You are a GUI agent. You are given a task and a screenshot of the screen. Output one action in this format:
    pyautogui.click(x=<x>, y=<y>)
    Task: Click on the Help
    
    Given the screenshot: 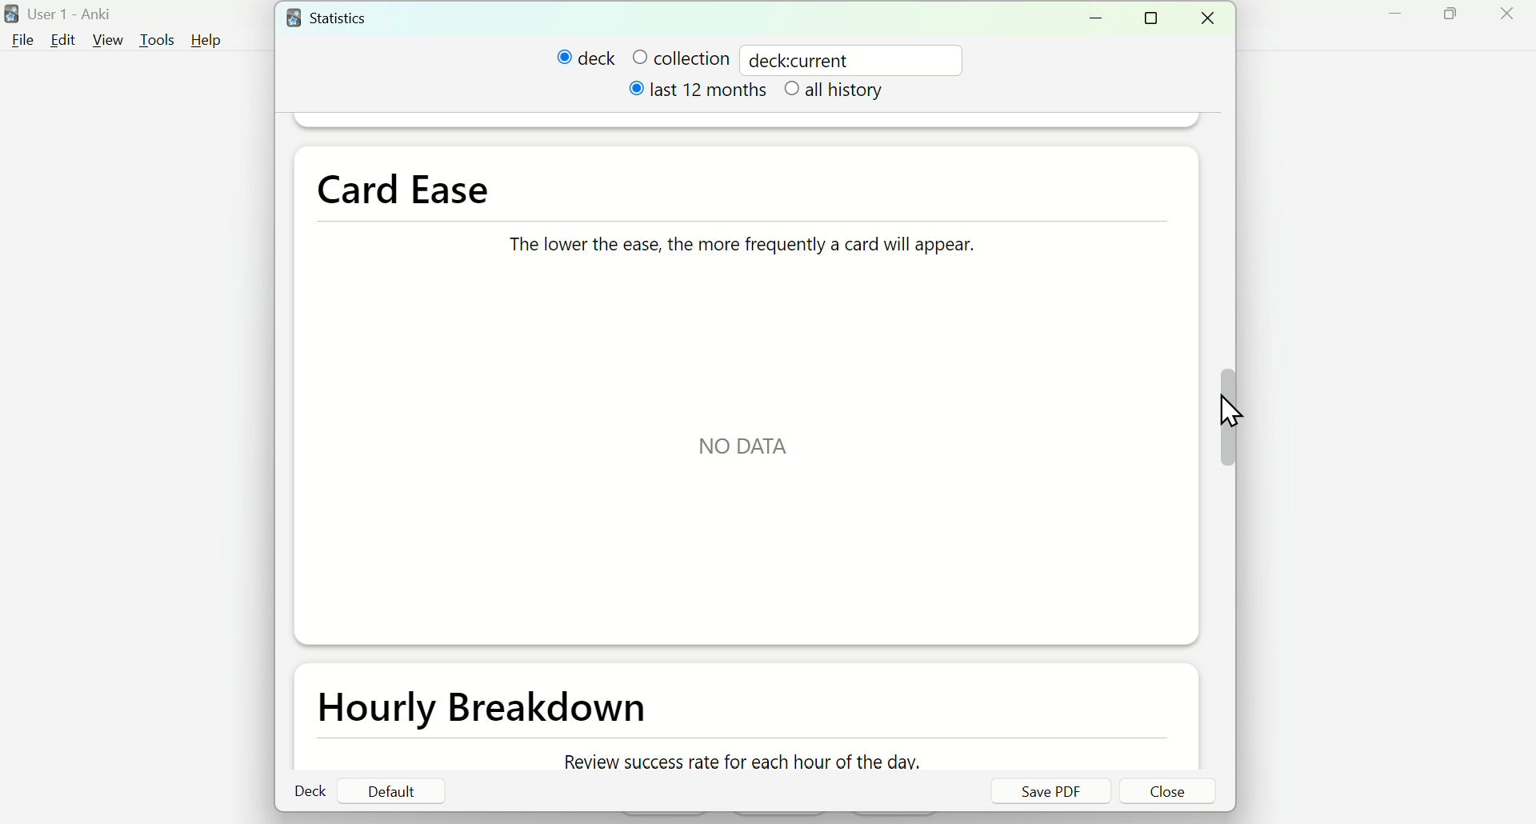 What is the action you would take?
    pyautogui.click(x=214, y=39)
    